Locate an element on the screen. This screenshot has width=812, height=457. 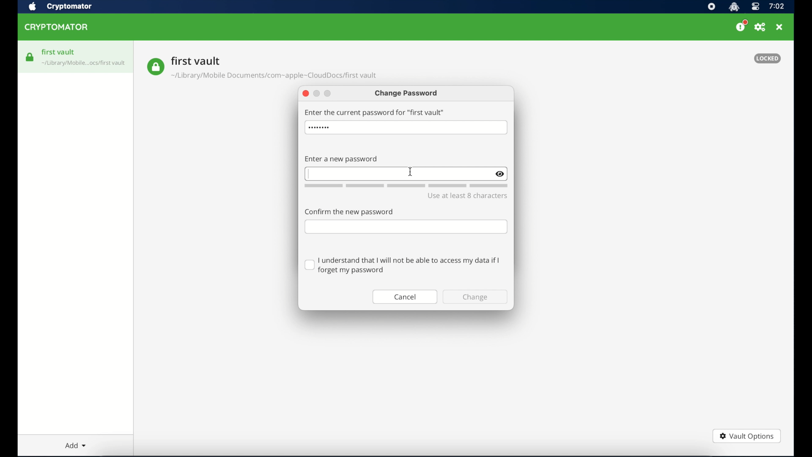
cancel is located at coordinates (405, 297).